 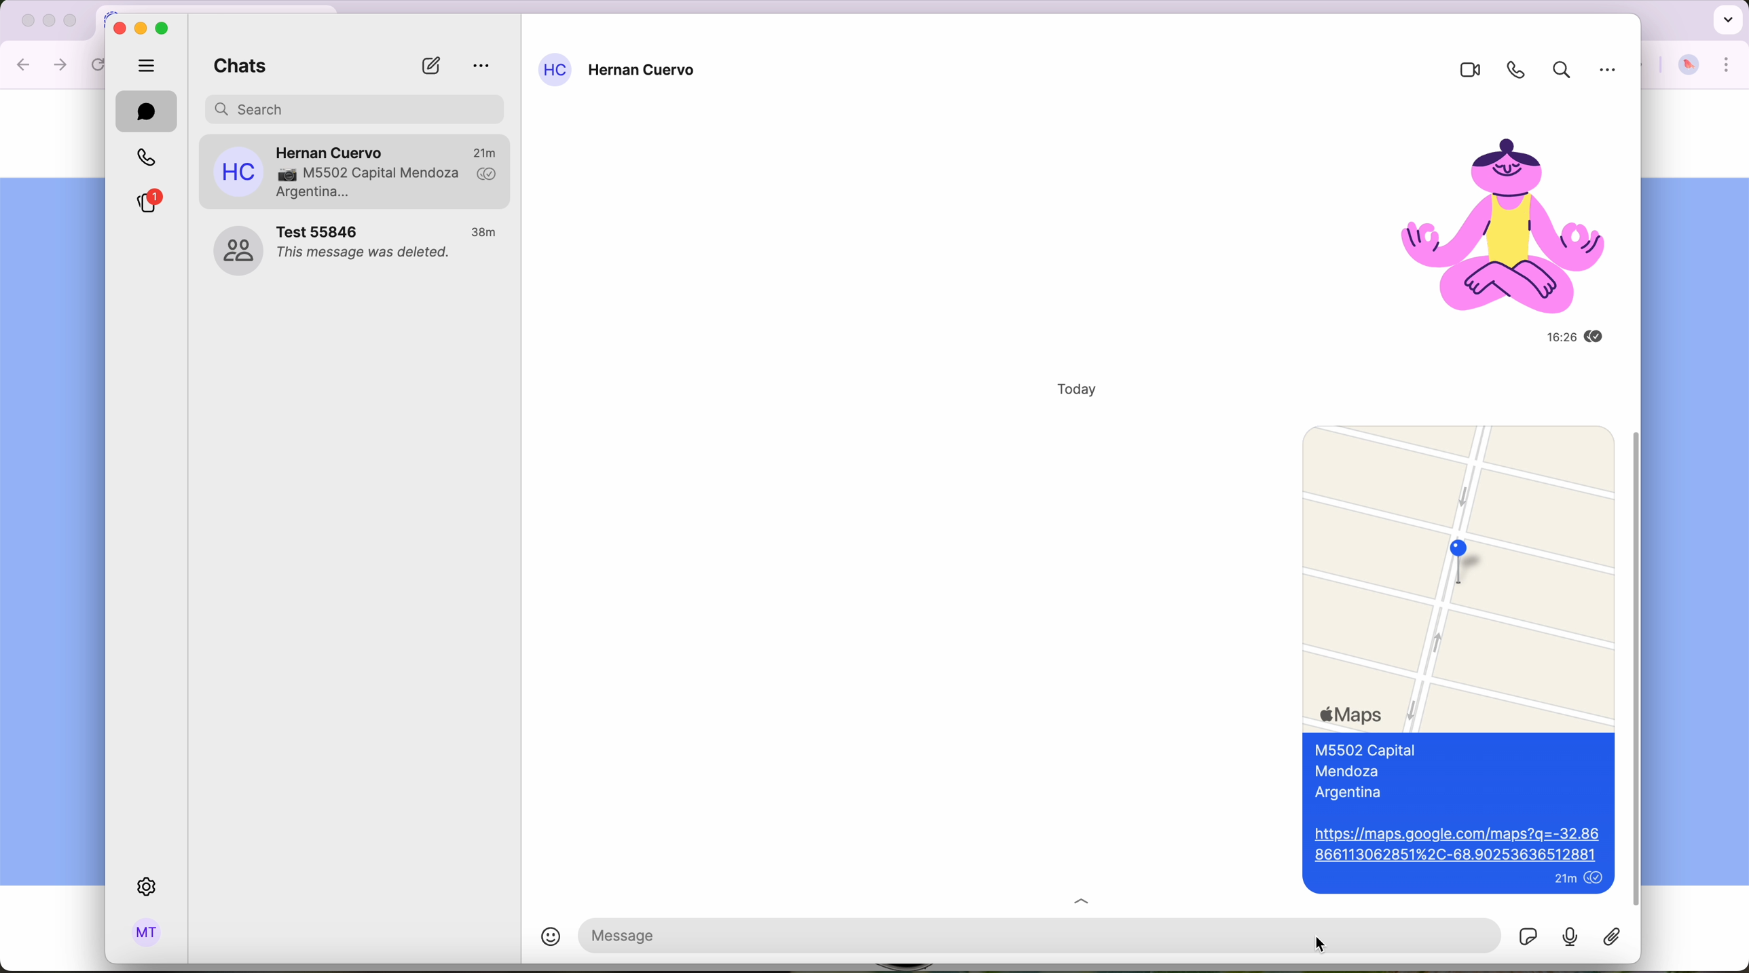 I want to click on 21m, so click(x=1563, y=881).